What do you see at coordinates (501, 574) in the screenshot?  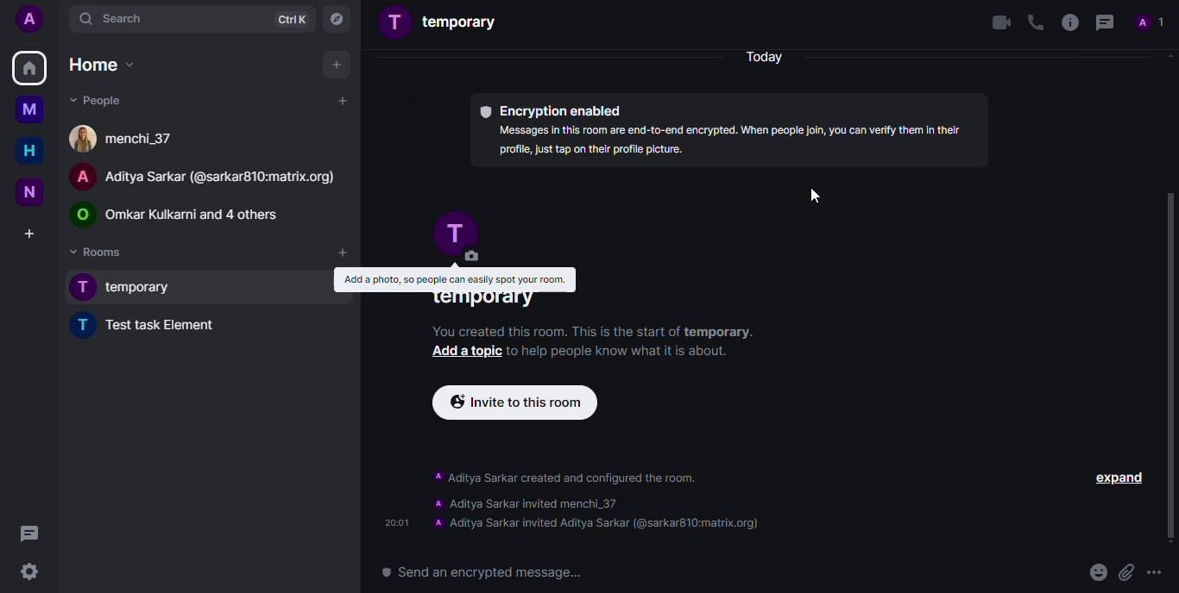 I see `send` at bounding box center [501, 574].